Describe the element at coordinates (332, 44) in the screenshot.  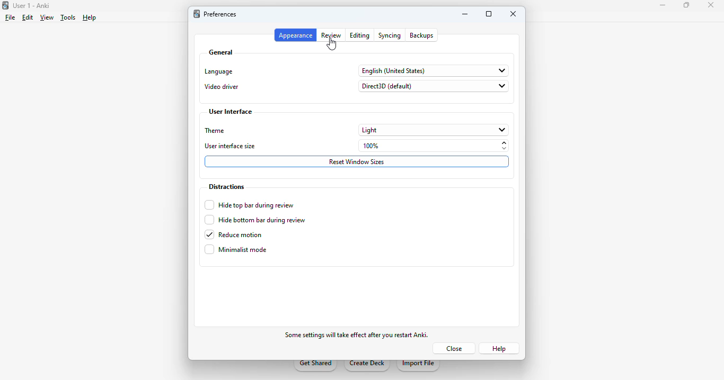
I see `cursor` at that location.